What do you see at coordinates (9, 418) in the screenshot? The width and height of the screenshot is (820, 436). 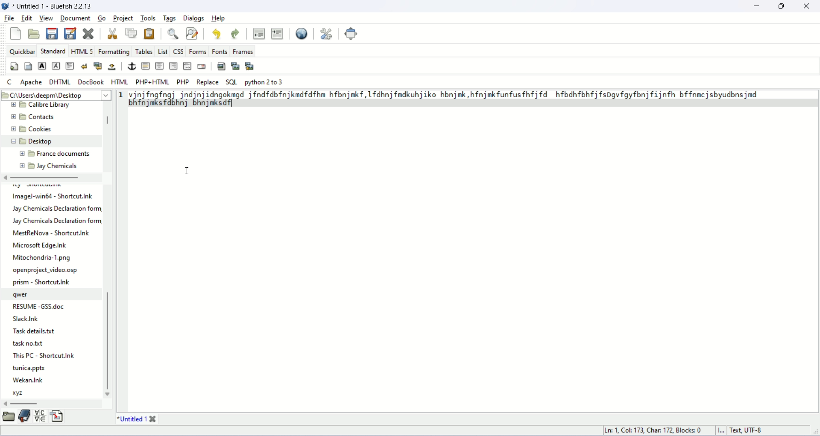 I see `browse file` at bounding box center [9, 418].